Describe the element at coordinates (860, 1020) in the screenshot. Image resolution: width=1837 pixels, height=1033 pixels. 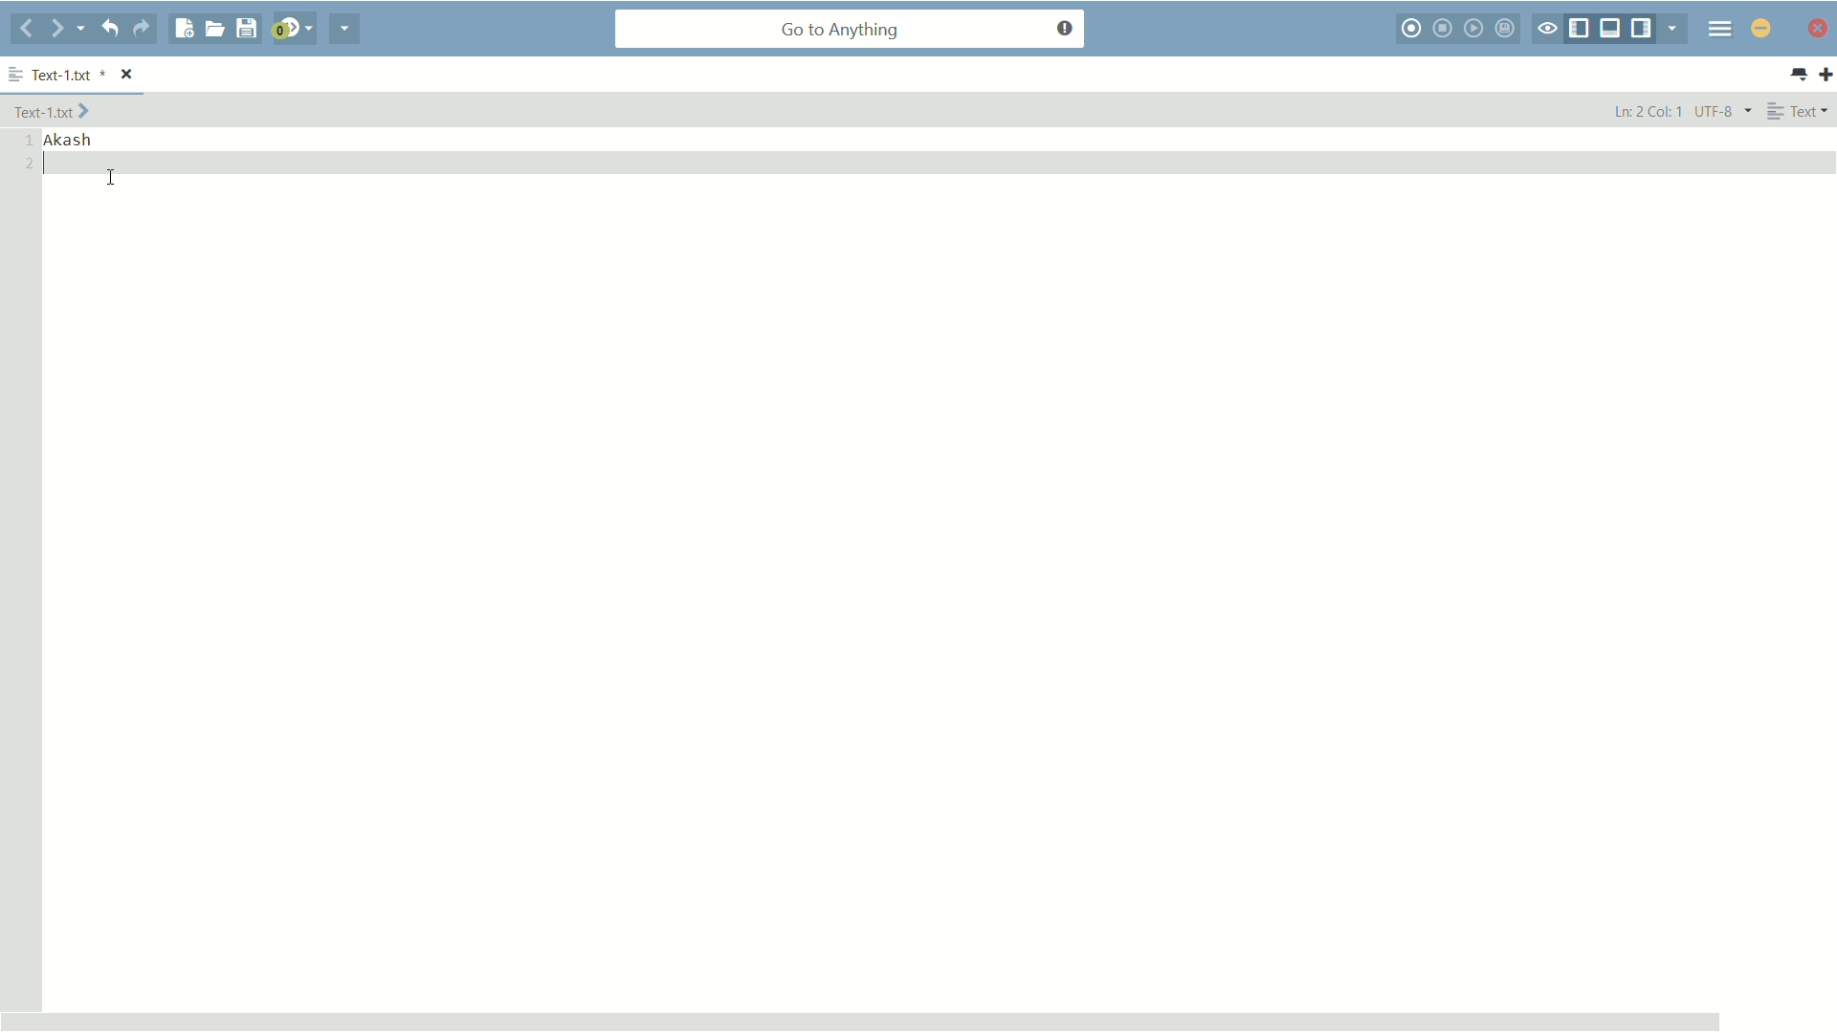
I see `horizontal scroll bar` at that location.